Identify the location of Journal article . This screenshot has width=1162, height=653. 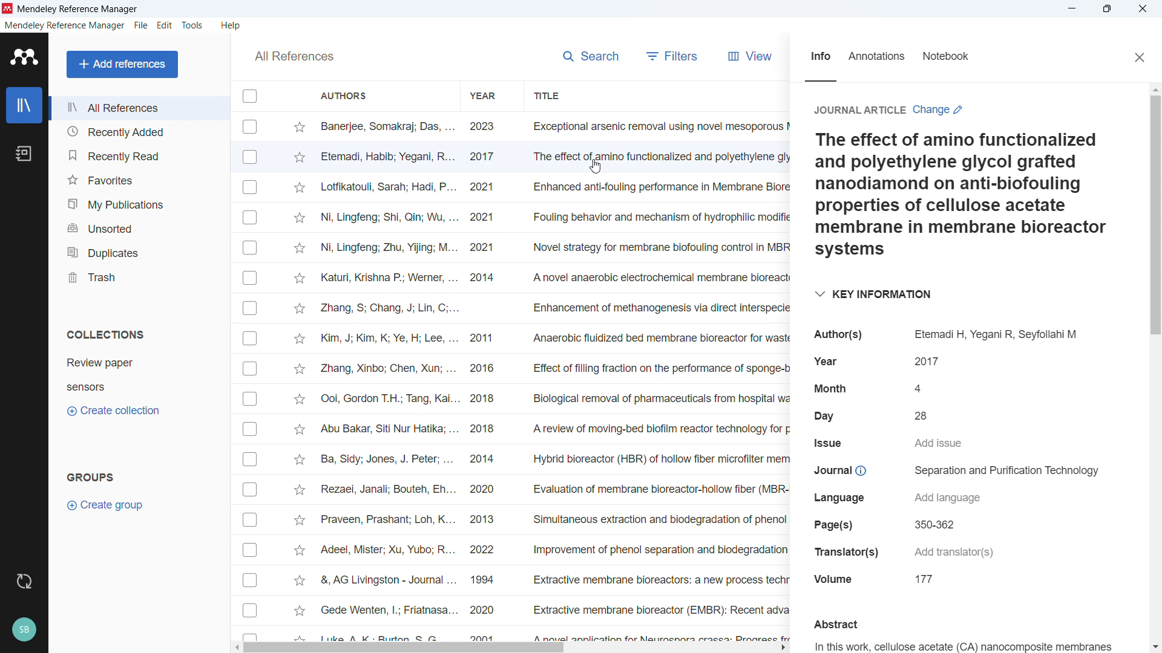
(859, 109).